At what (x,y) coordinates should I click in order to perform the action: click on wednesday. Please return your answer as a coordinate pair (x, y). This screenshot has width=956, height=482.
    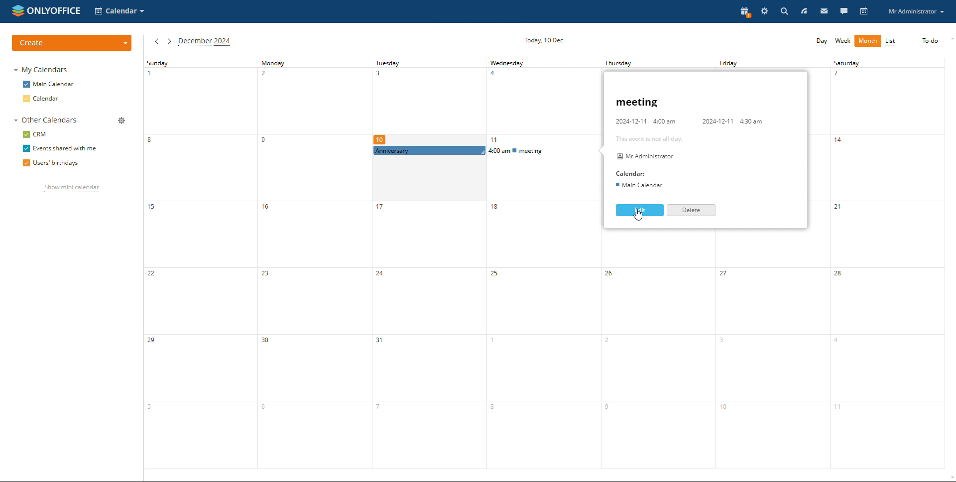
    Looking at the image, I should click on (546, 314).